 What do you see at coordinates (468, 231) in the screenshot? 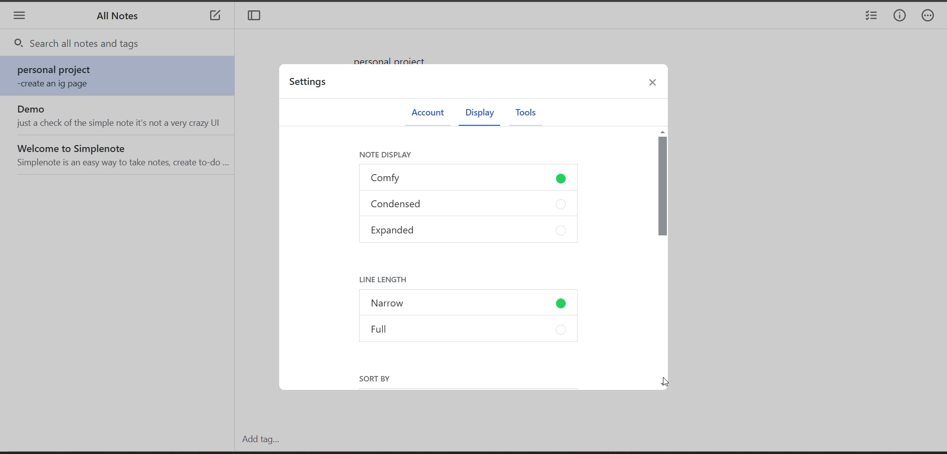
I see `expanded` at bounding box center [468, 231].